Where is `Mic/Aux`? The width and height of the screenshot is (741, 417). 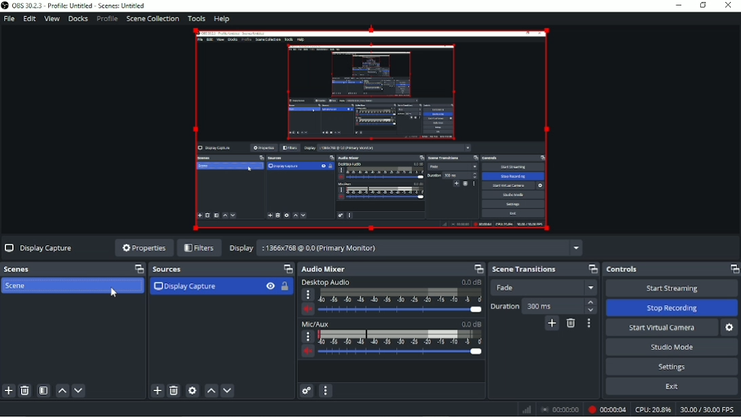
Mic/Aux is located at coordinates (316, 325).